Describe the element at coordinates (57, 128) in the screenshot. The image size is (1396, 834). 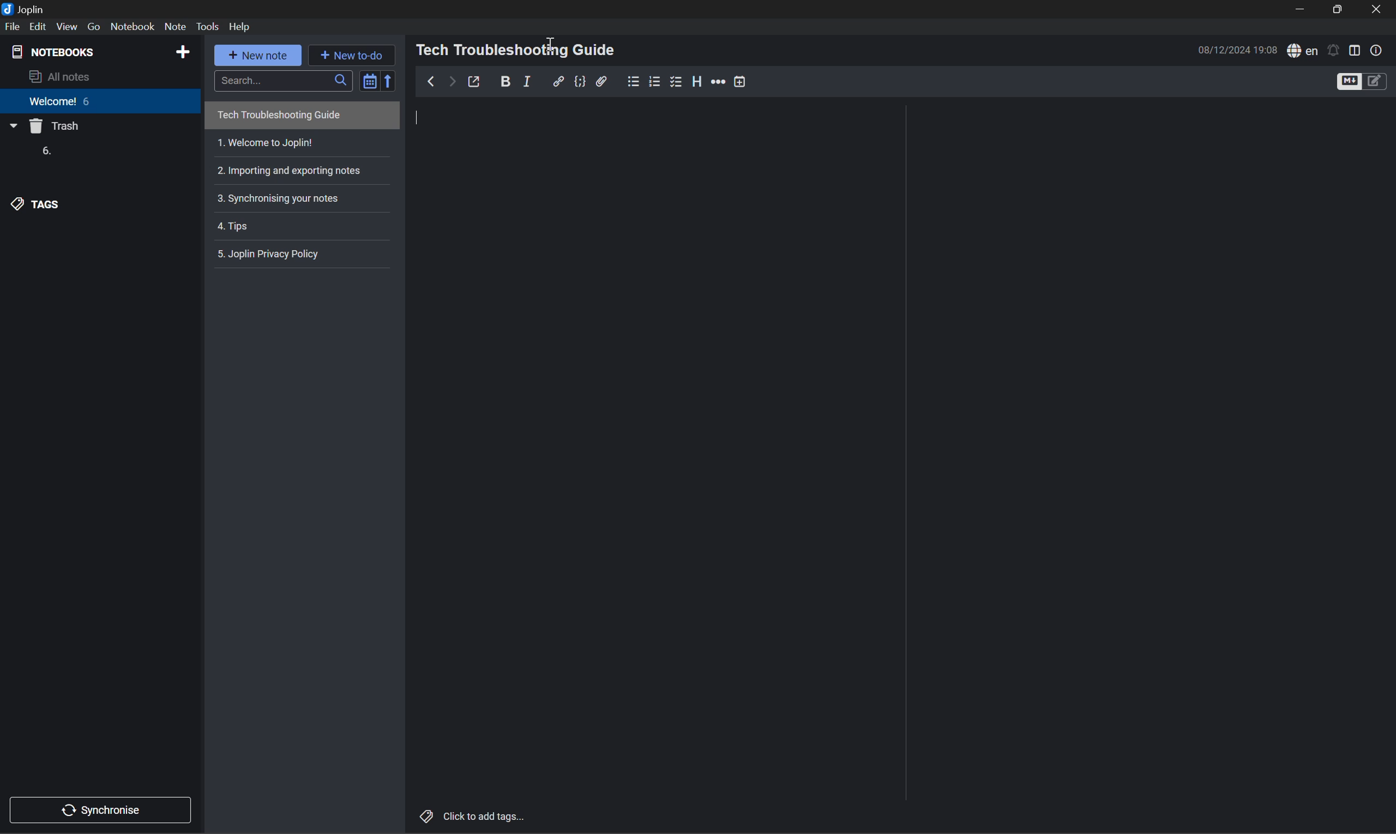
I see `Trash` at that location.